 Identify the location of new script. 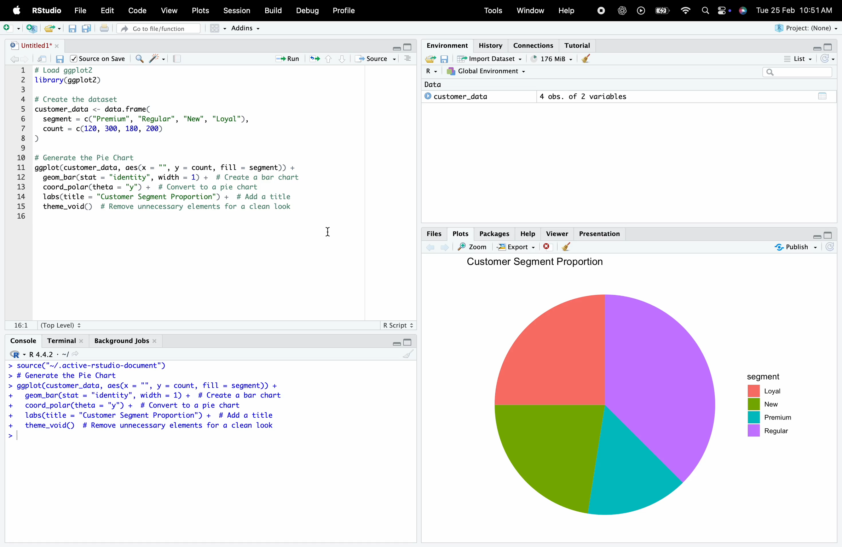
(33, 29).